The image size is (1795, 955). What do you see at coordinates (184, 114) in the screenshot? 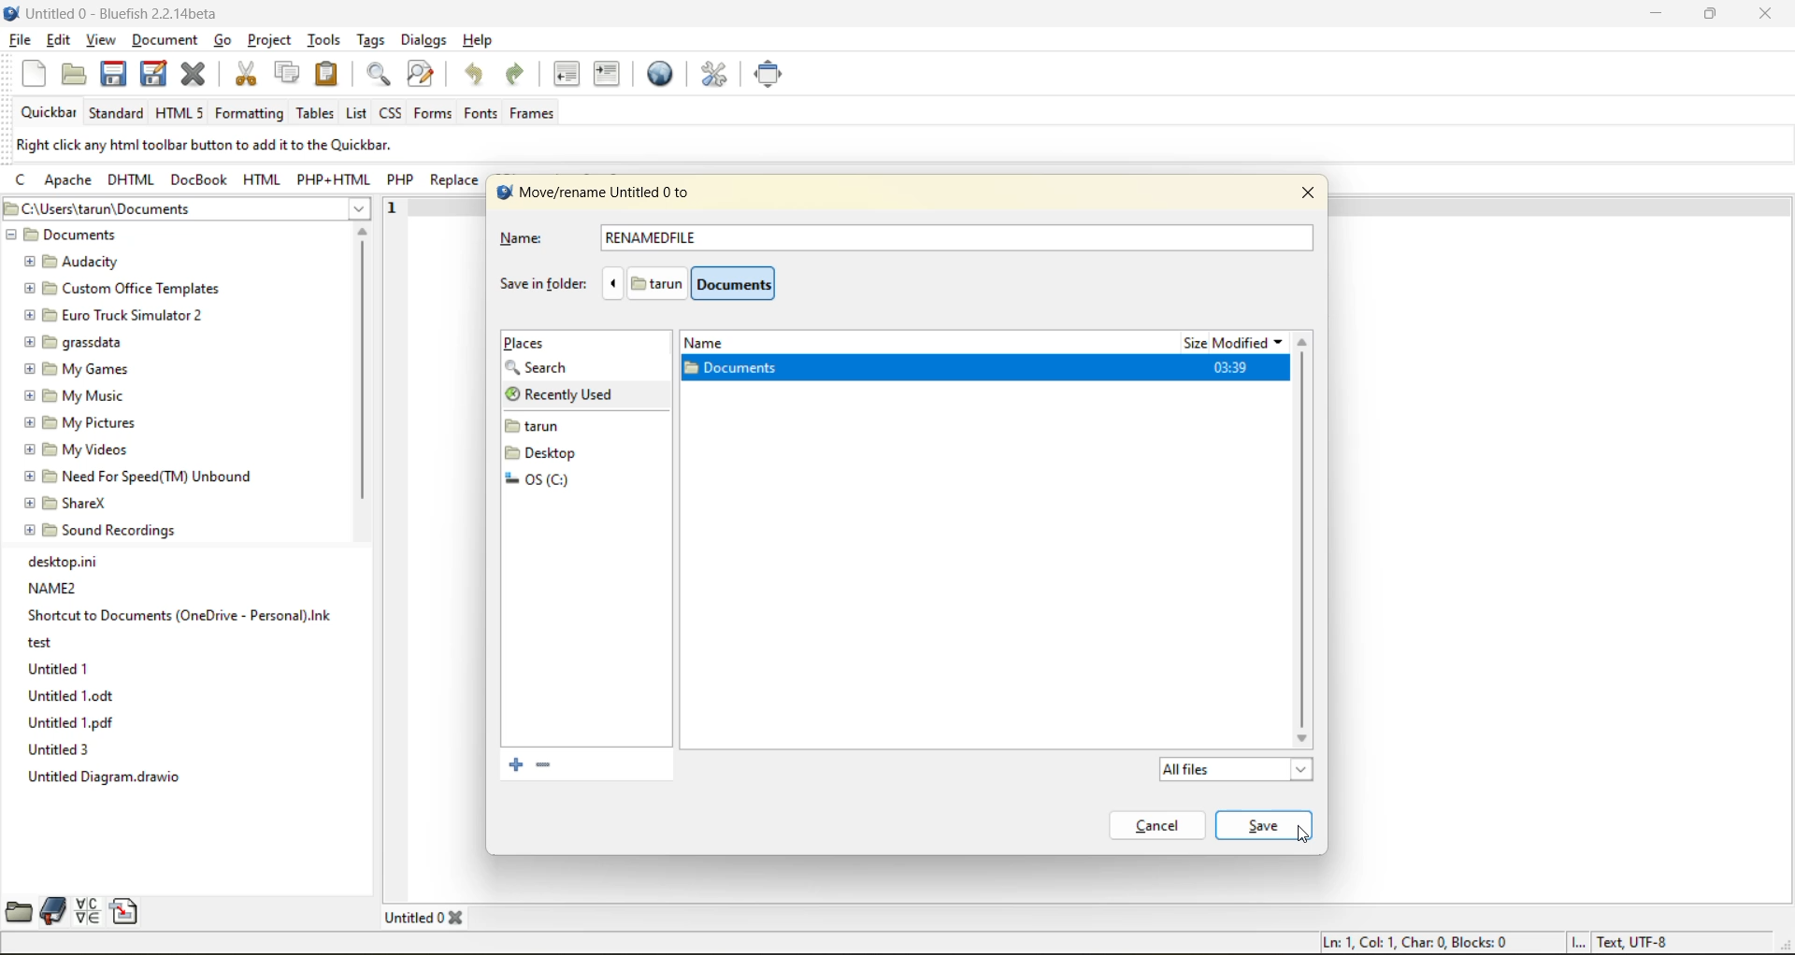
I see `html 5` at bounding box center [184, 114].